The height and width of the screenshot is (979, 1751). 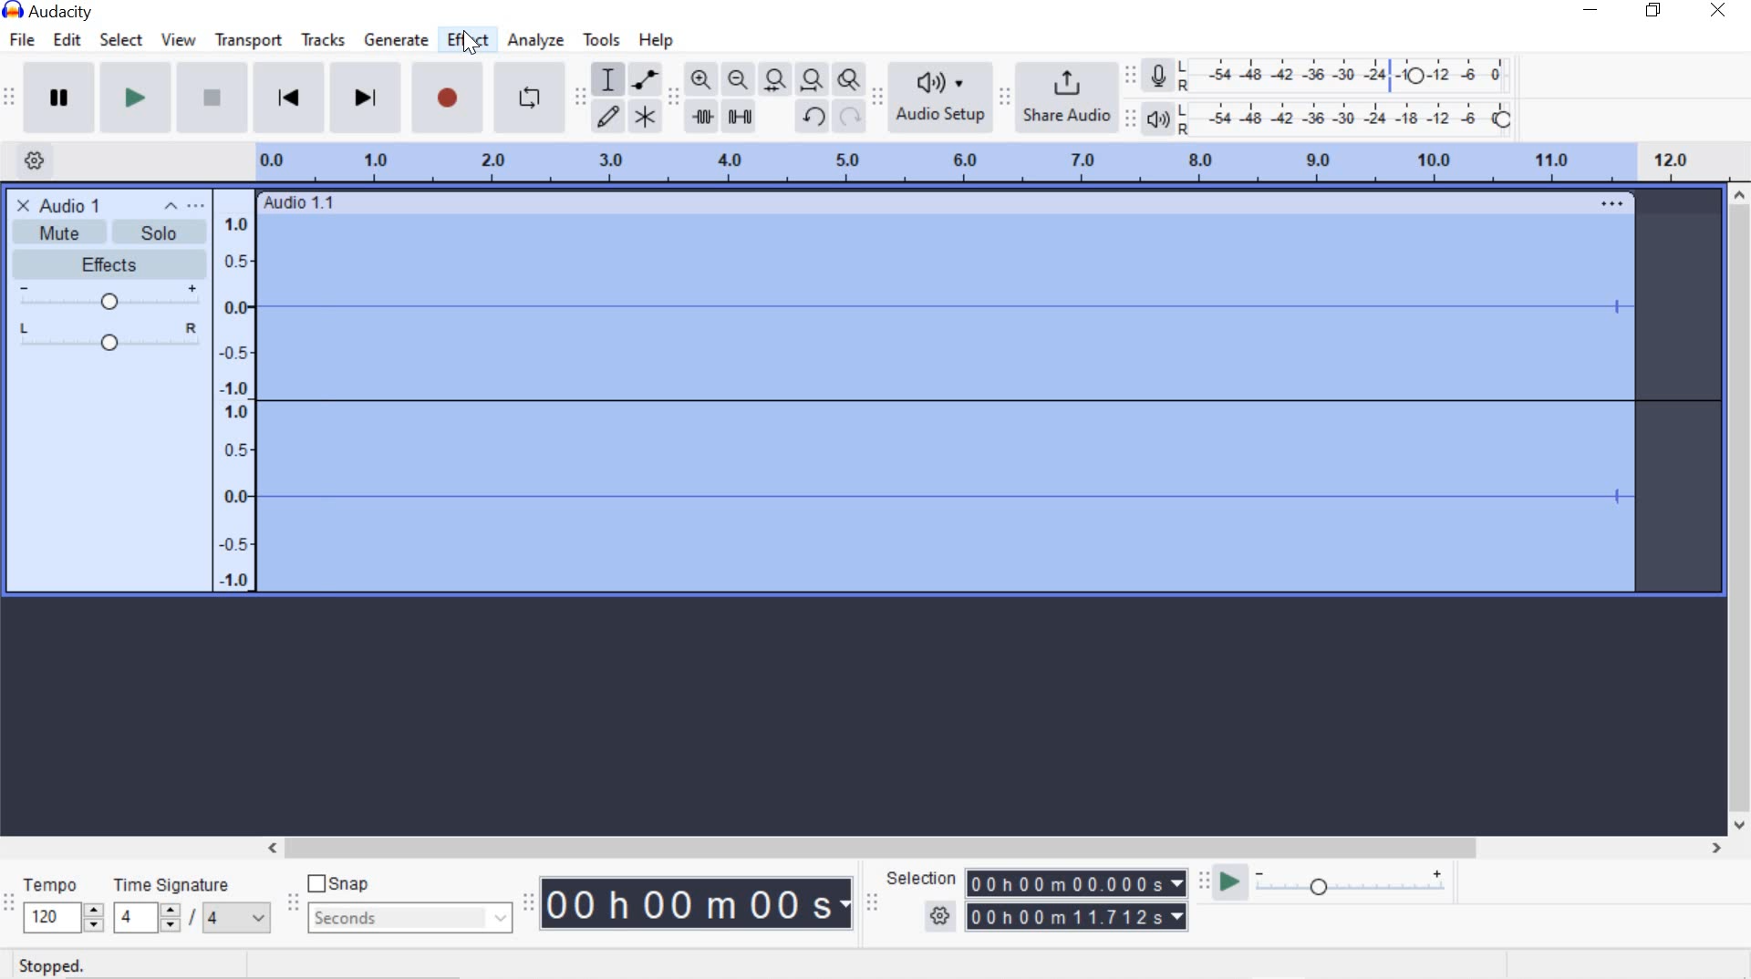 I want to click on Multi-tool, so click(x=646, y=116).